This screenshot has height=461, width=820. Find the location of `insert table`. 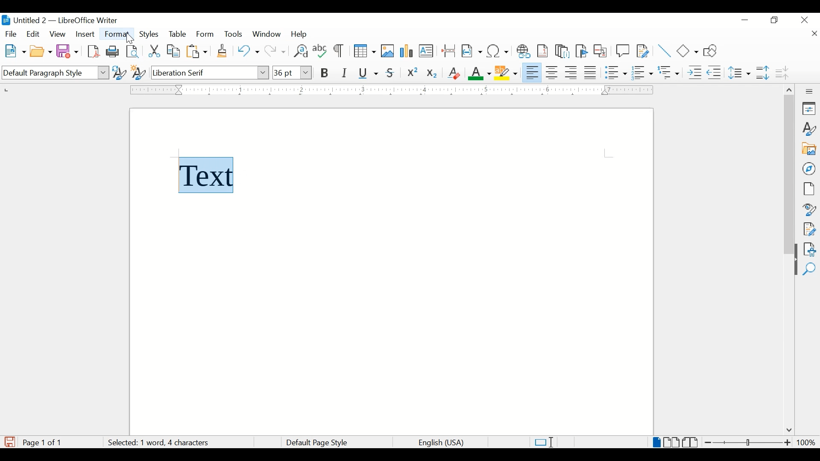

insert table is located at coordinates (365, 51).